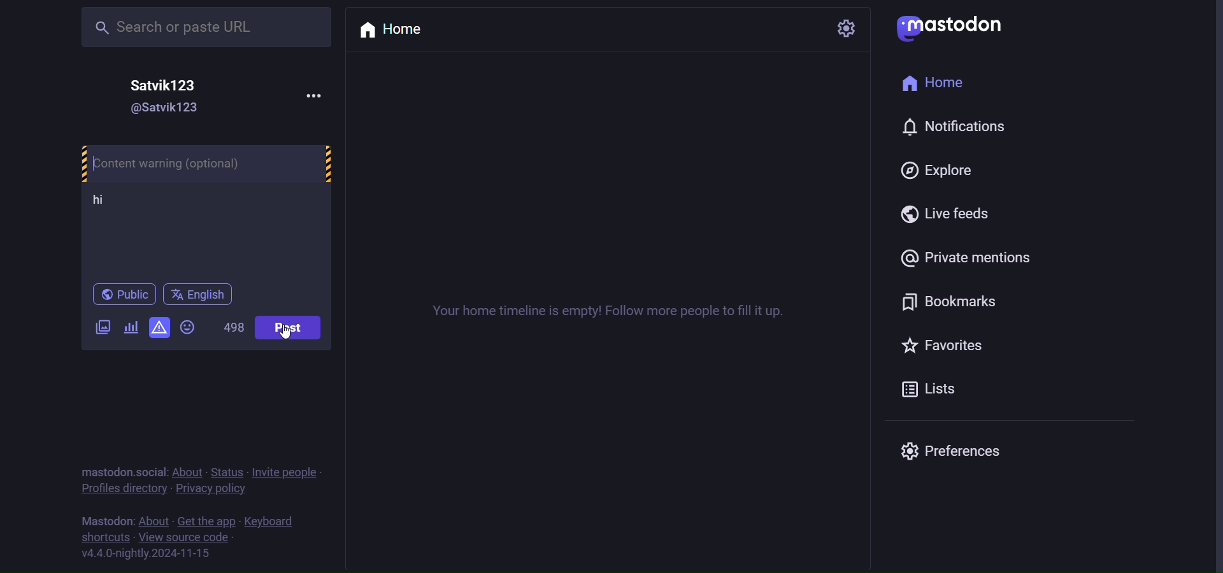 The width and height of the screenshot is (1223, 573). Describe the element at coordinates (105, 539) in the screenshot. I see `shortcut` at that location.